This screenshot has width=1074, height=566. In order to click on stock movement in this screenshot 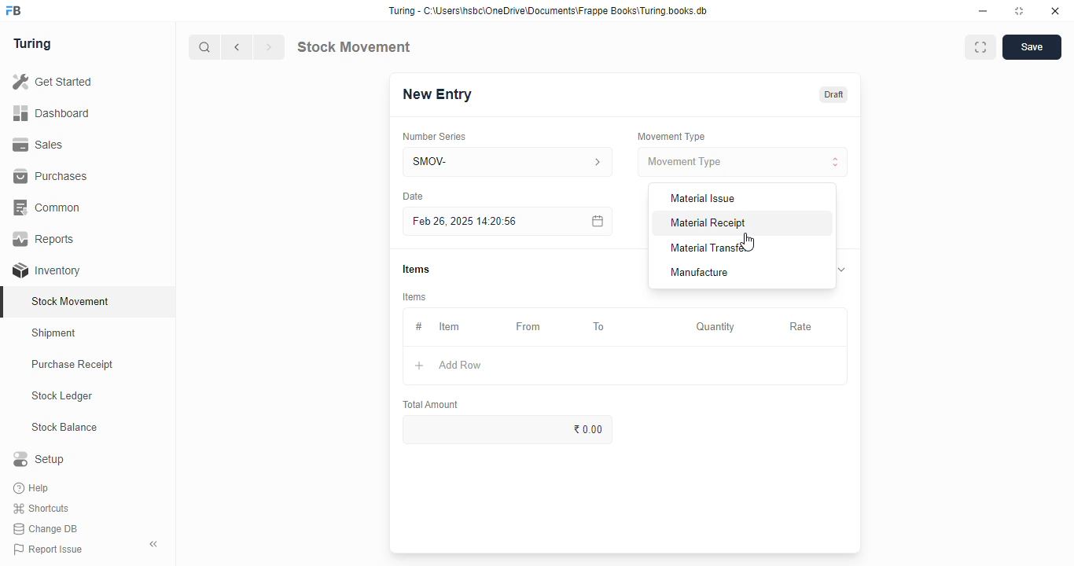, I will do `click(353, 46)`.